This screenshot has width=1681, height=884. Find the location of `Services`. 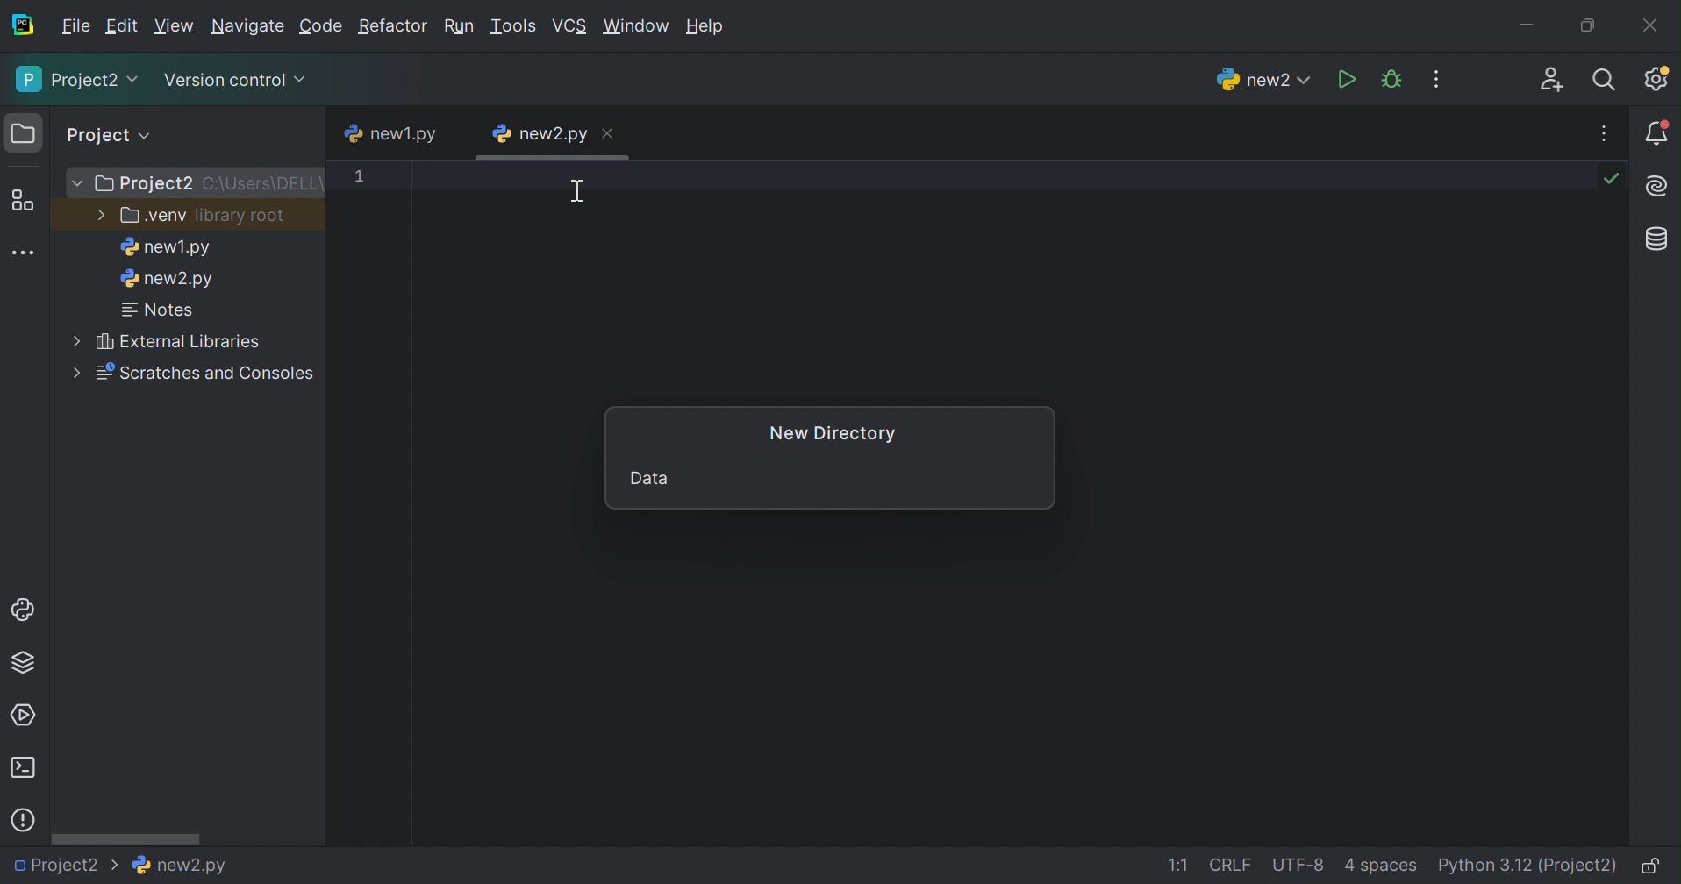

Services is located at coordinates (27, 714).